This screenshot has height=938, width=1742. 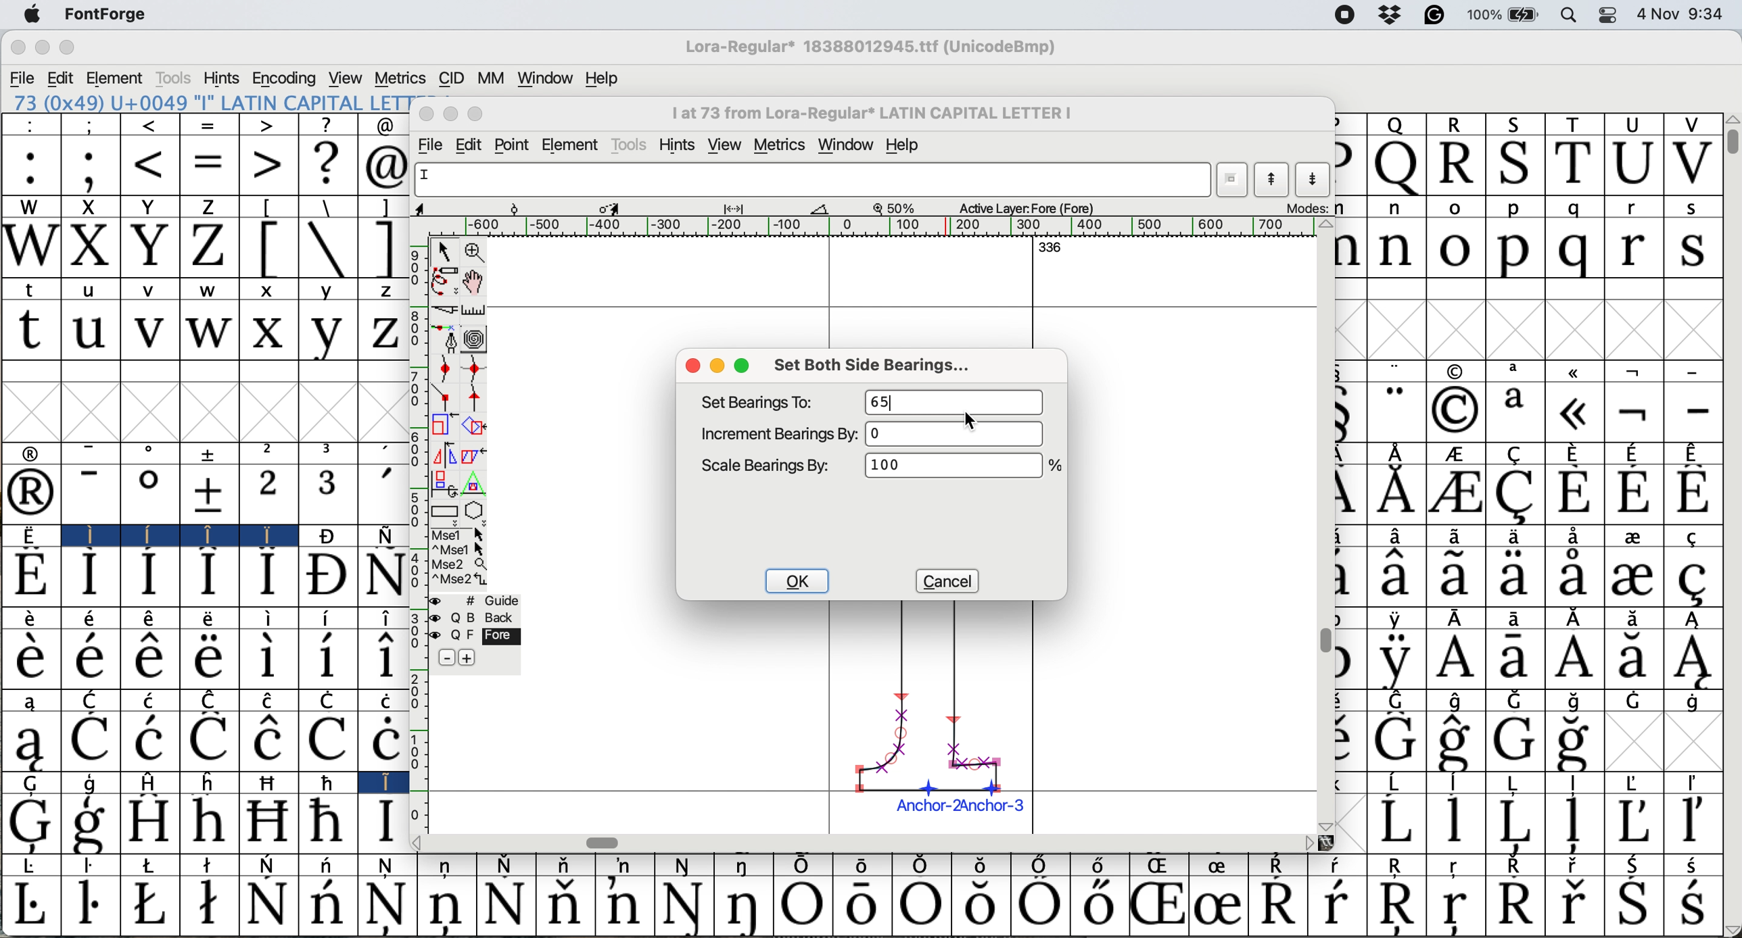 I want to click on Symbol, so click(x=31, y=494).